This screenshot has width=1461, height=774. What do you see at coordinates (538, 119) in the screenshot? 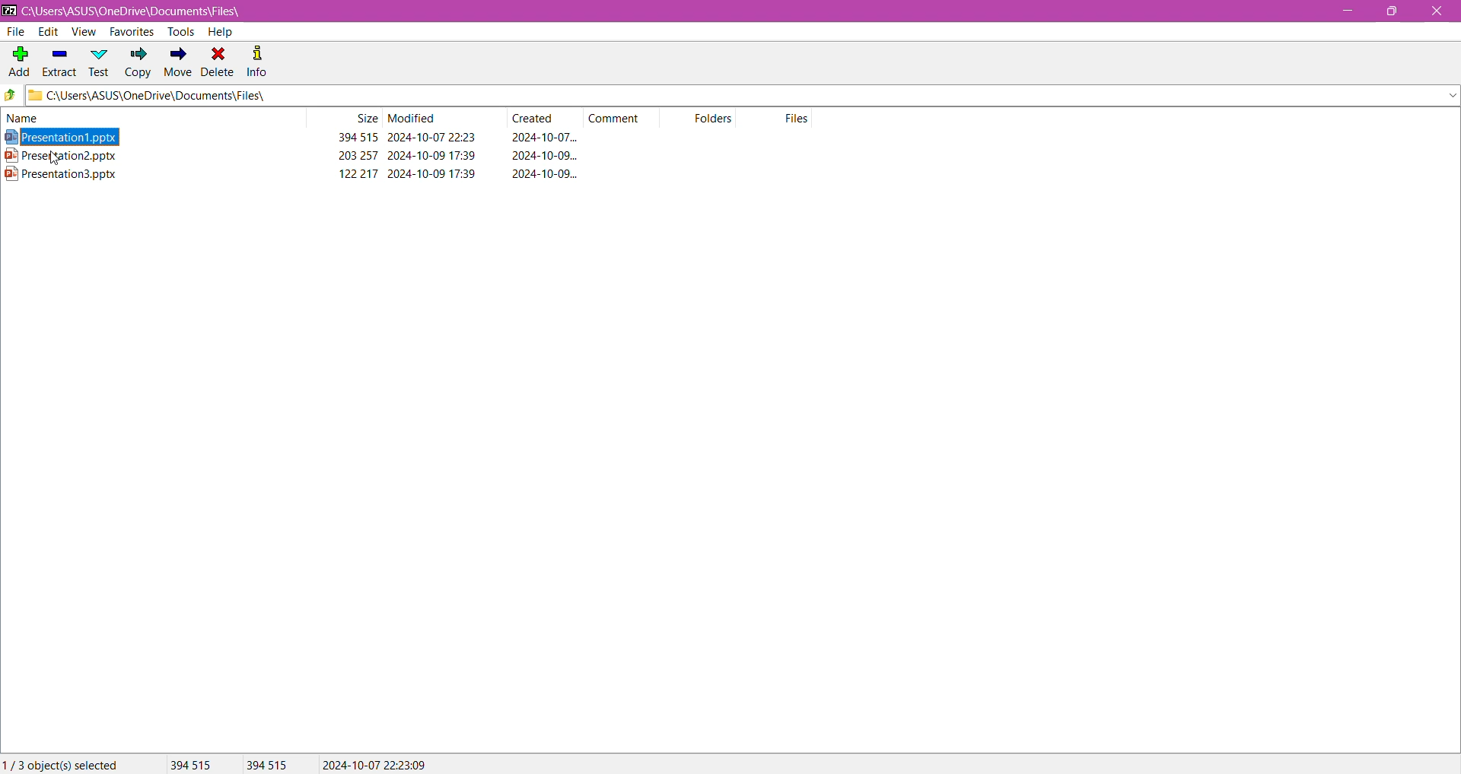
I see `Created` at bounding box center [538, 119].